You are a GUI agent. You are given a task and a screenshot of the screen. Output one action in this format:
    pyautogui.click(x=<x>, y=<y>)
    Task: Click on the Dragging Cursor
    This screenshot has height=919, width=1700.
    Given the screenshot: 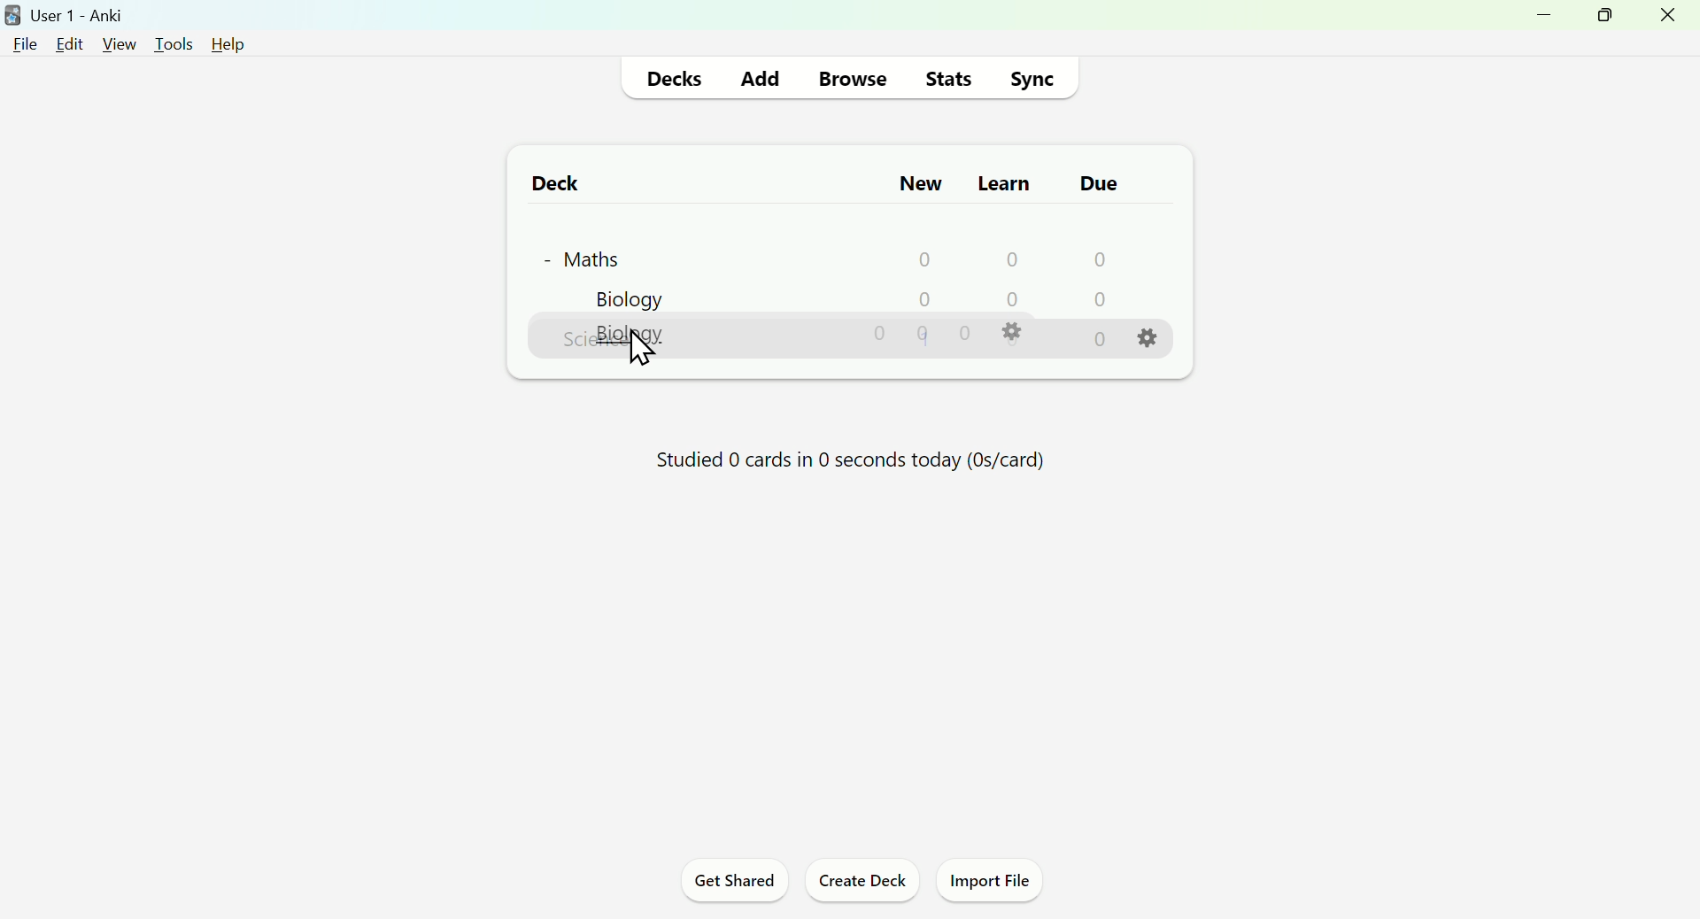 What is the action you would take?
    pyautogui.click(x=647, y=351)
    